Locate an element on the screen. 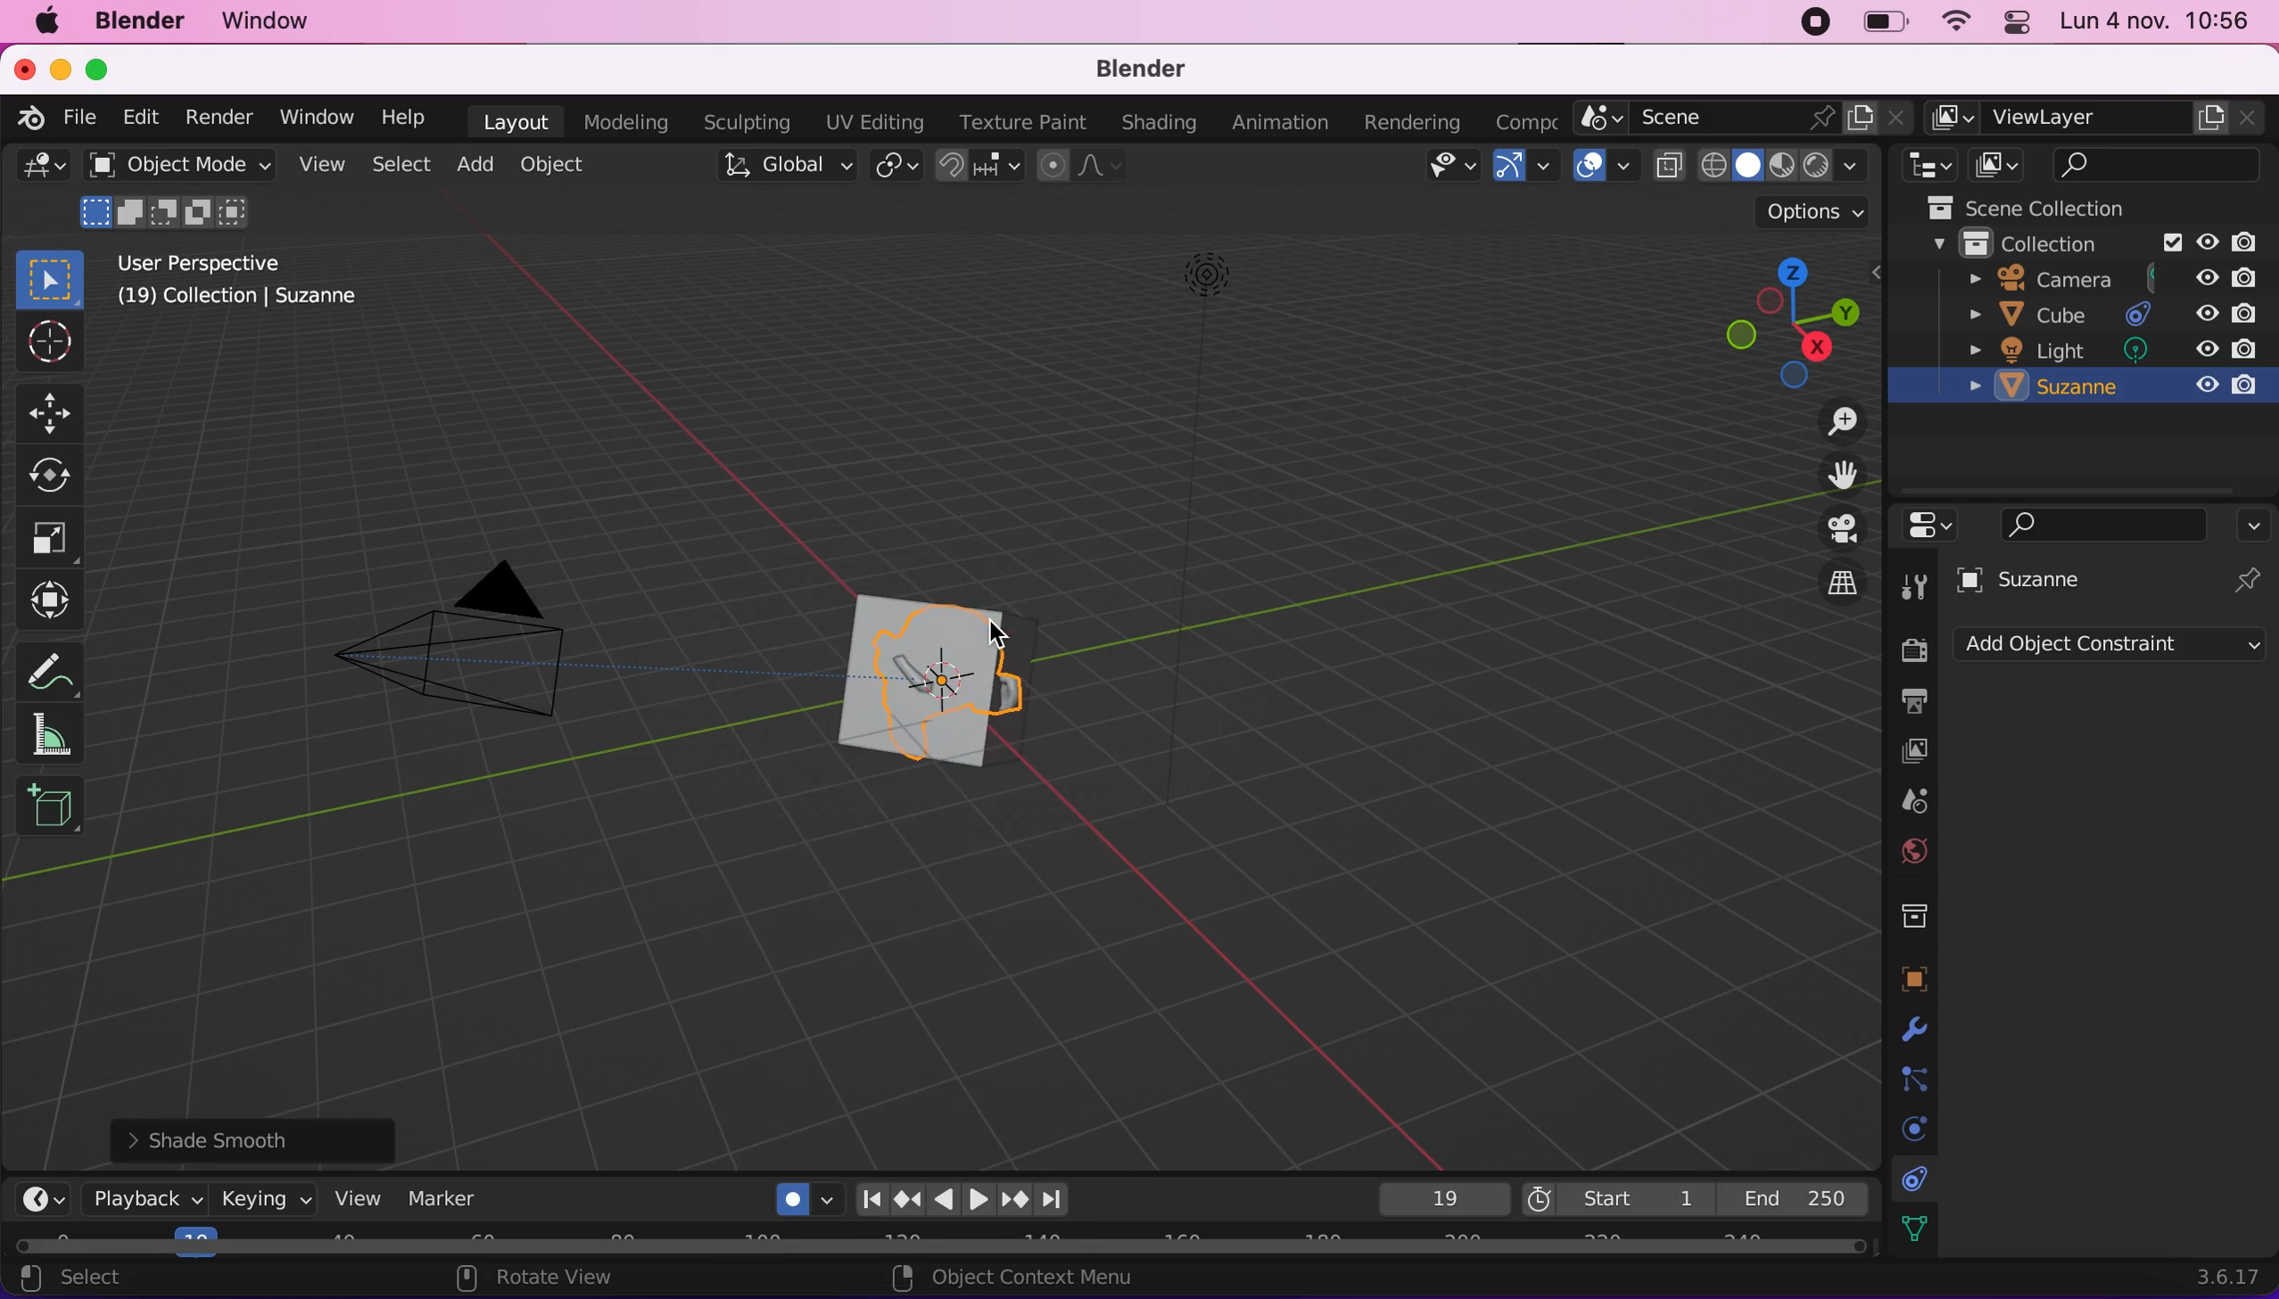  sculpting is located at coordinates (745, 121).